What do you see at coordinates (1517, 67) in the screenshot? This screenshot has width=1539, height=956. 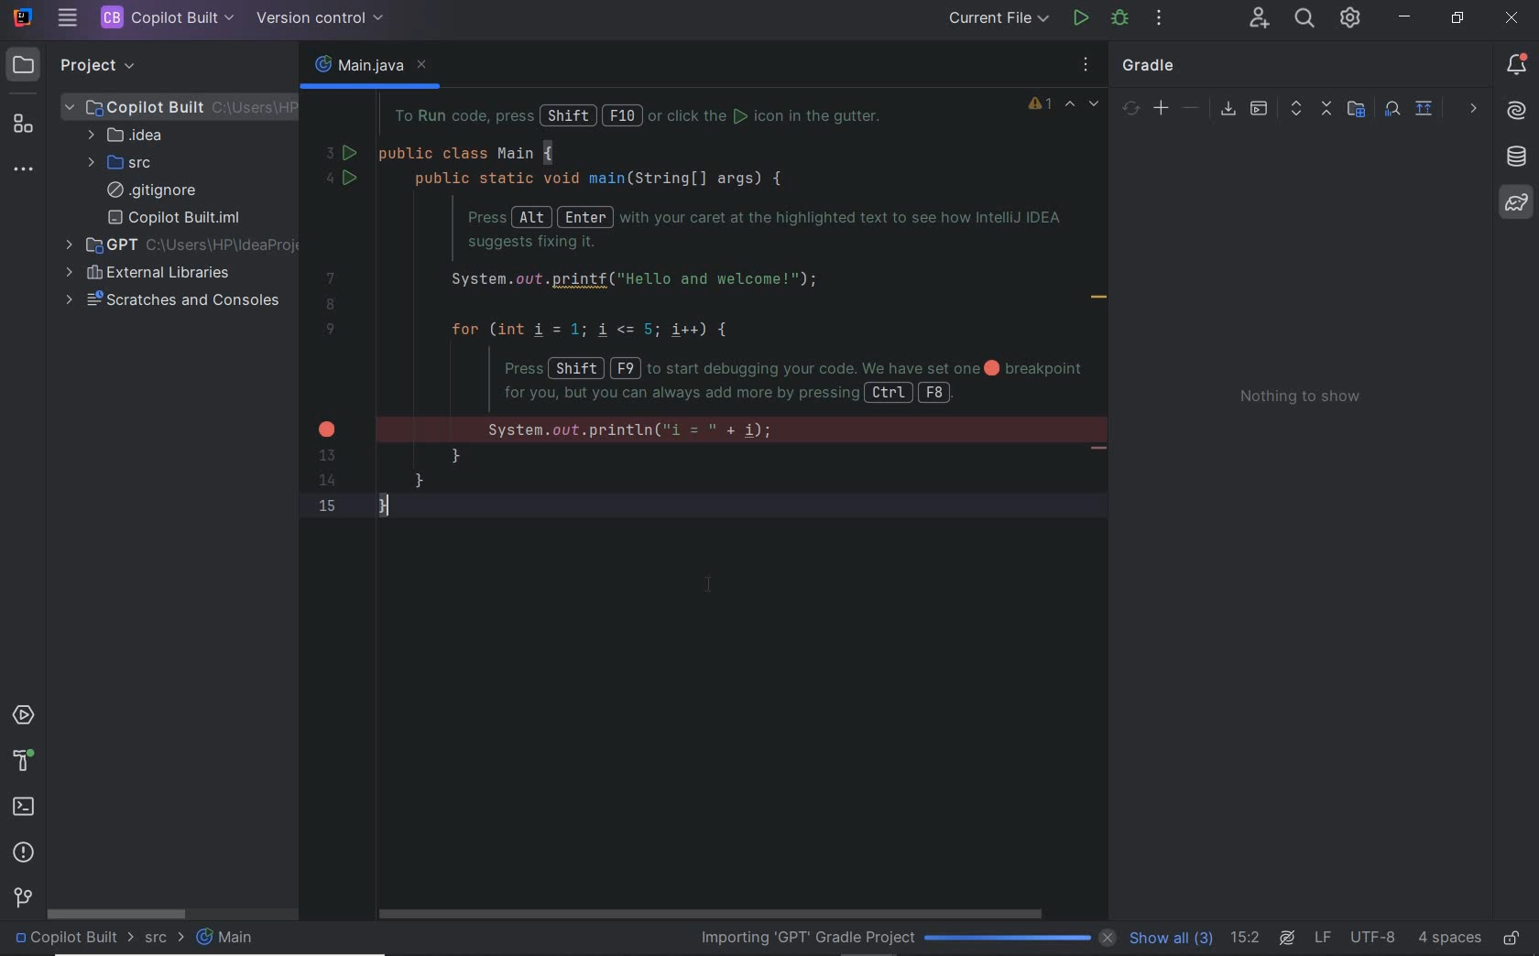 I see `notifications` at bounding box center [1517, 67].